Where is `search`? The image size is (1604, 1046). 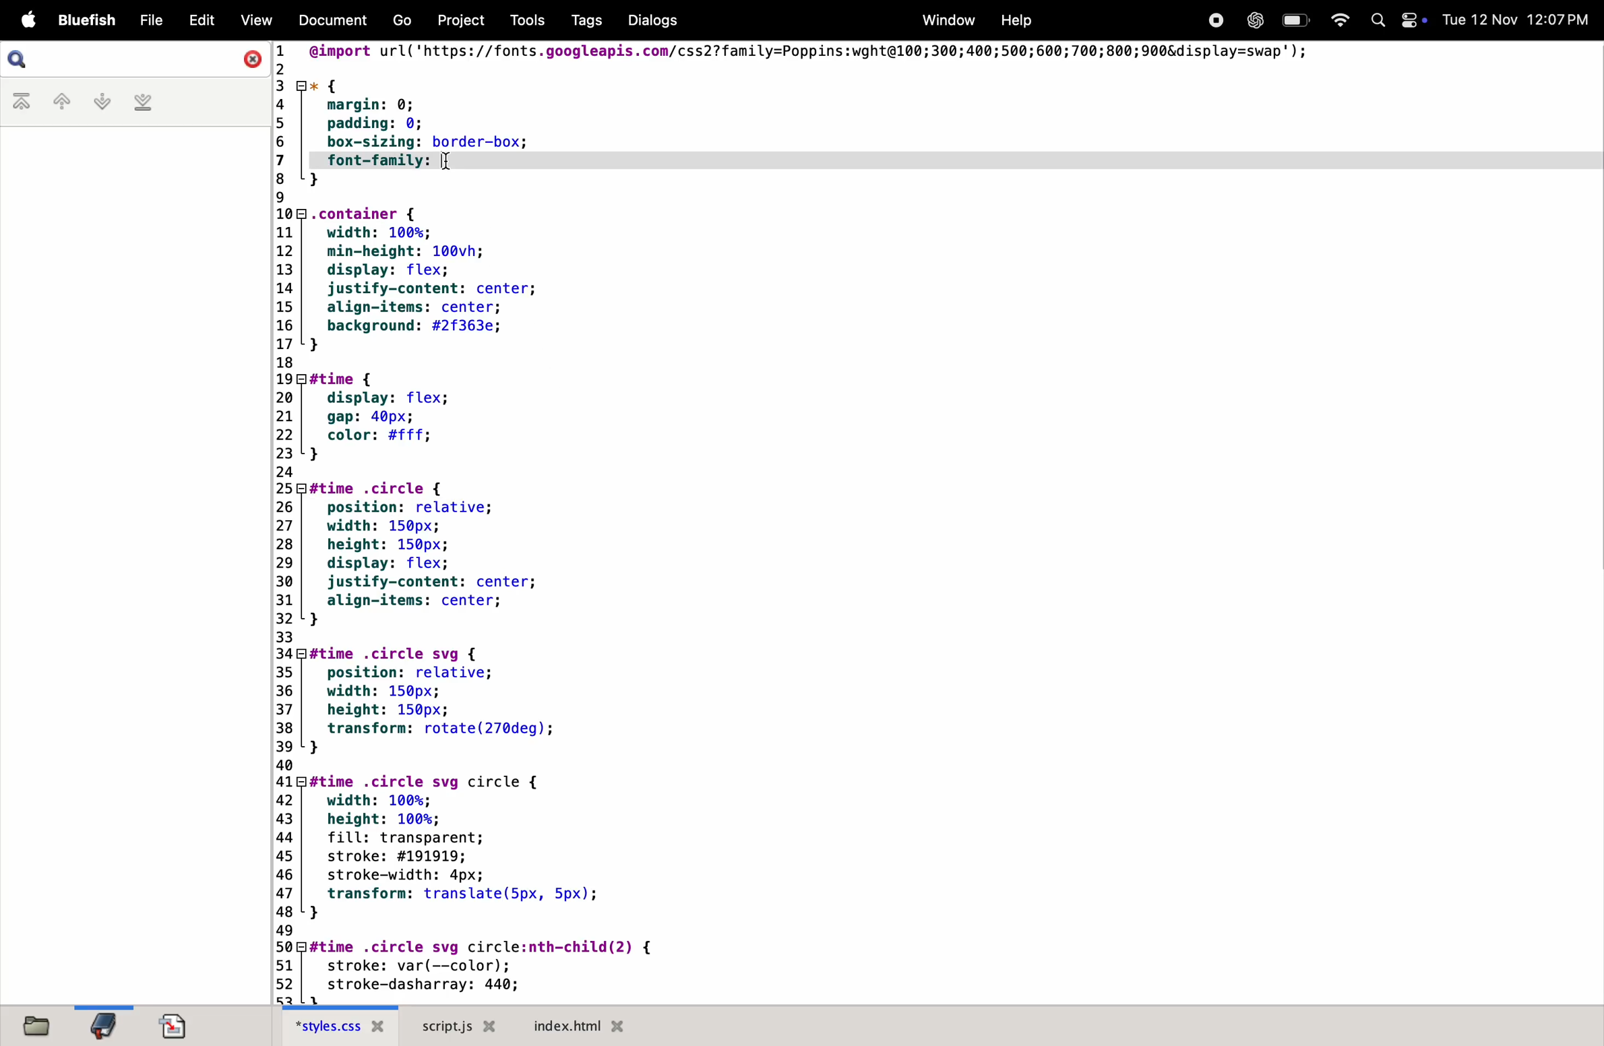
search is located at coordinates (24, 59).